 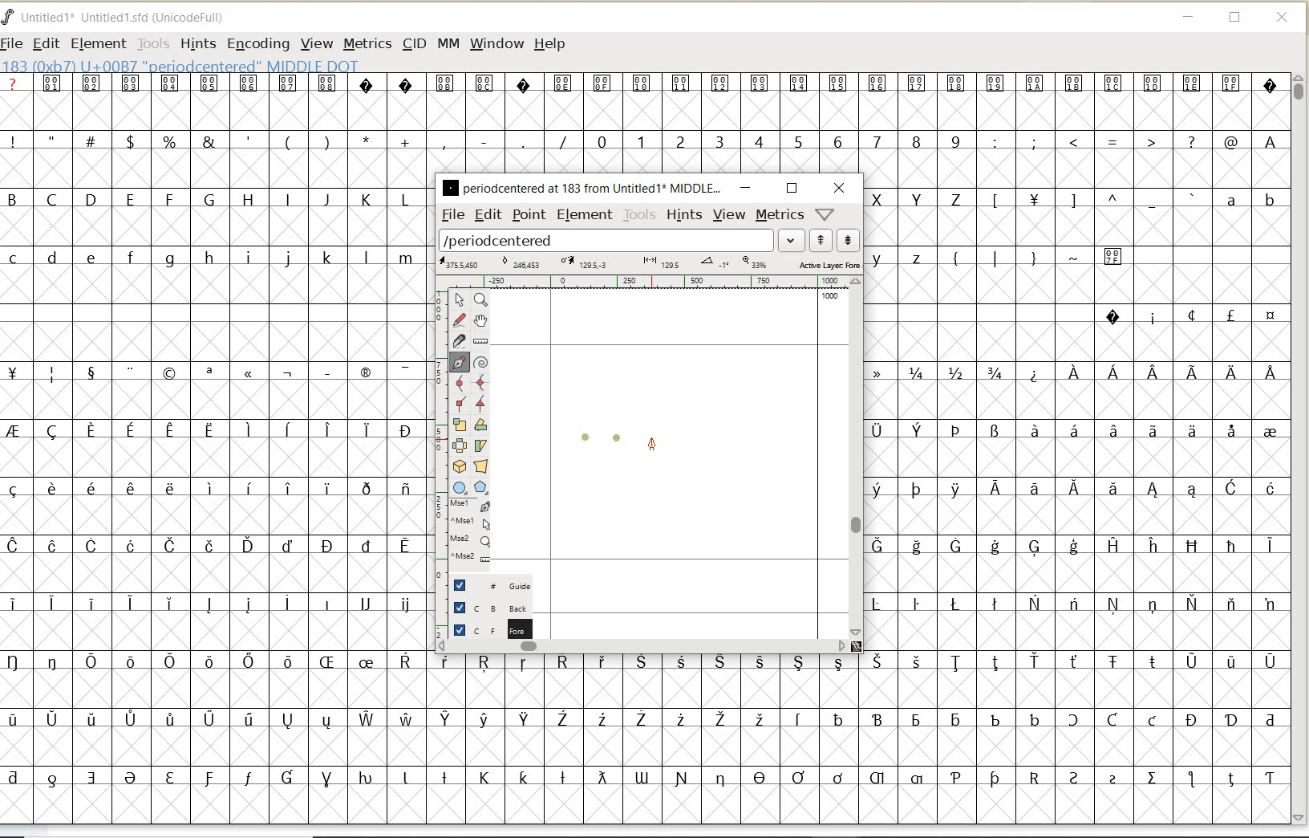 What do you see at coordinates (792, 239) in the screenshot?
I see `expand` at bounding box center [792, 239].